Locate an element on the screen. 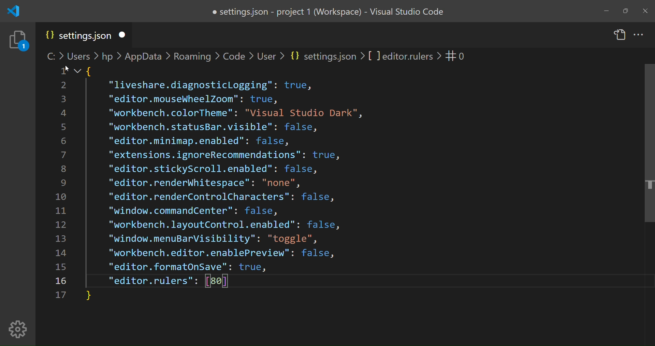 The width and height of the screenshot is (655, 346). open setting is located at coordinates (620, 35).